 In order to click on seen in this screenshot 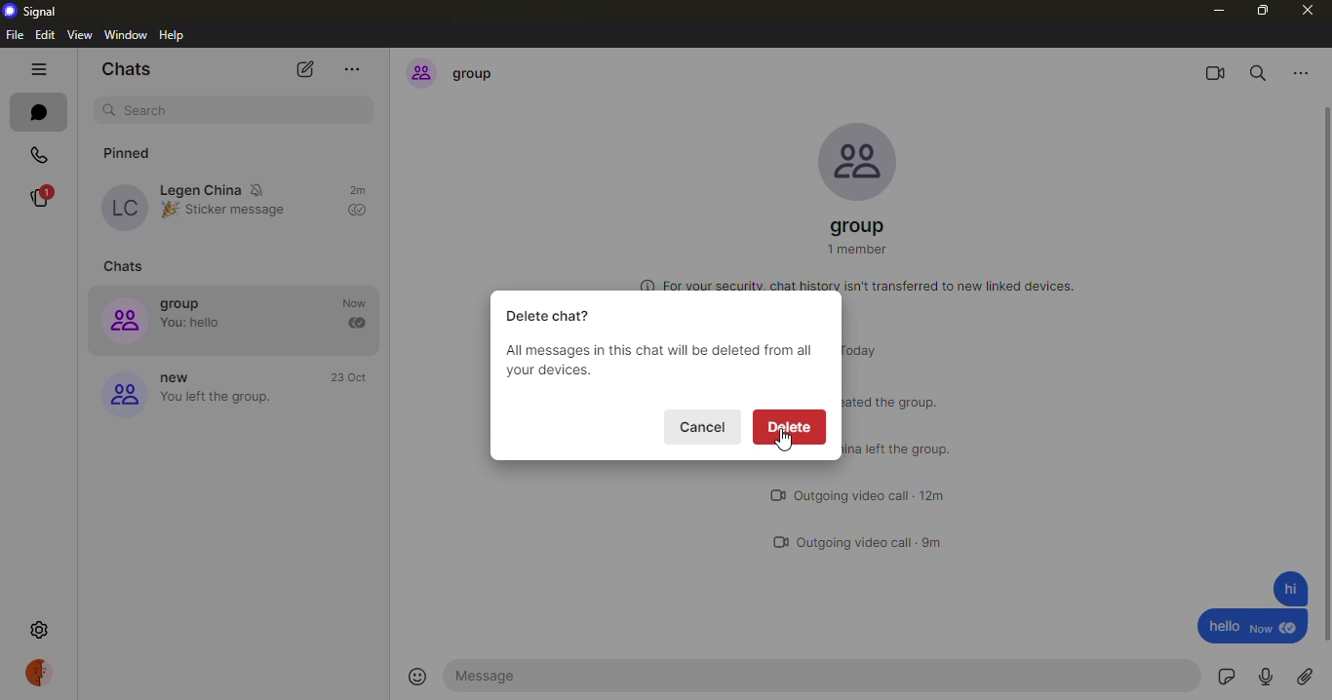, I will do `click(1295, 631)`.